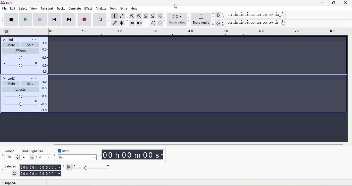  What do you see at coordinates (12, 45) in the screenshot?
I see `mute` at bounding box center [12, 45].